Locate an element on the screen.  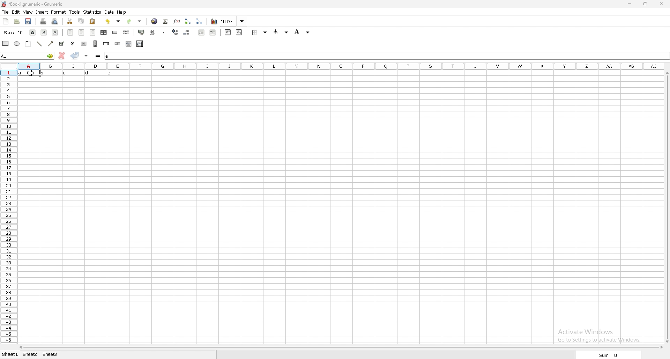
decrease decimals is located at coordinates (186, 32).